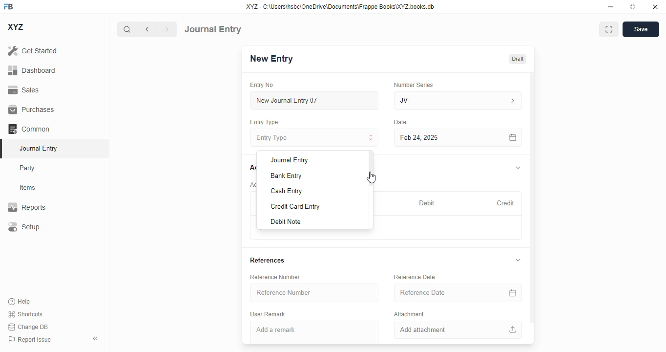  What do you see at coordinates (340, 7) in the screenshot?
I see `XYZ - C:\Users\hsbc\OneDrive\Documents\Frappe Books\XYZ books. db` at bounding box center [340, 7].